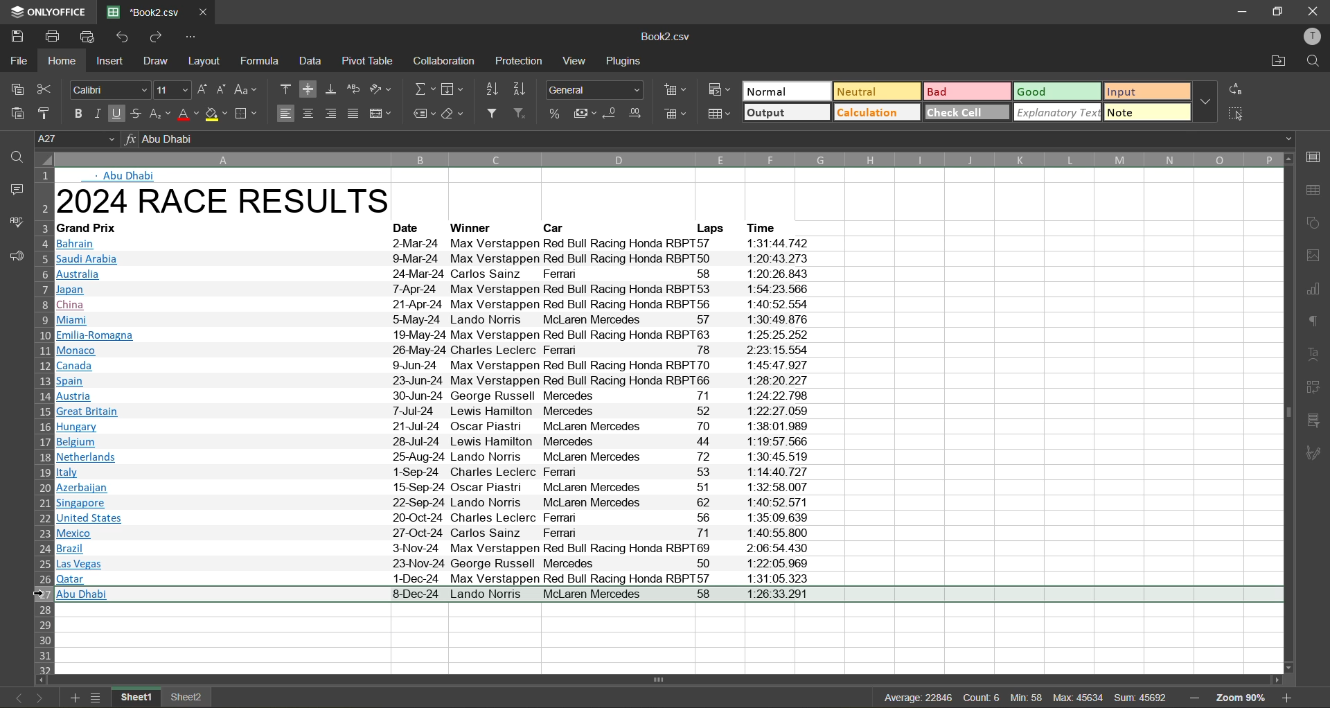  I want to click on bold, so click(74, 112).